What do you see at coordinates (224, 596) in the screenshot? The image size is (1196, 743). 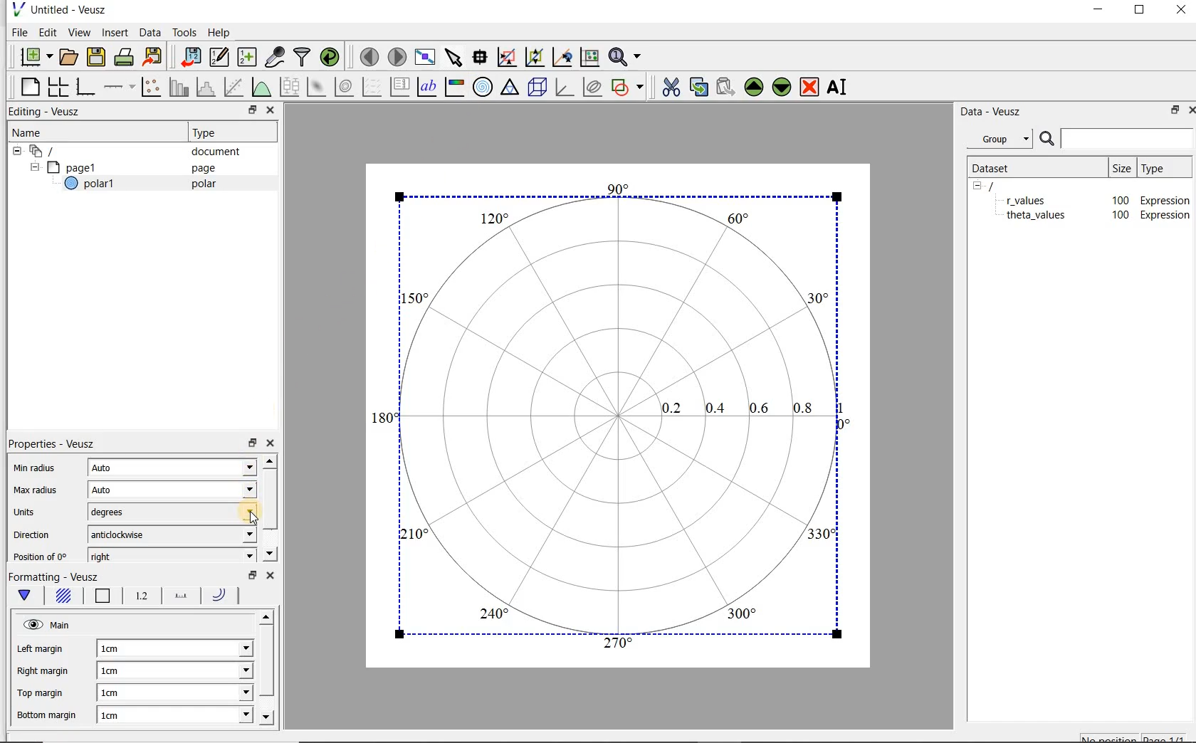 I see `Radii line` at bounding box center [224, 596].